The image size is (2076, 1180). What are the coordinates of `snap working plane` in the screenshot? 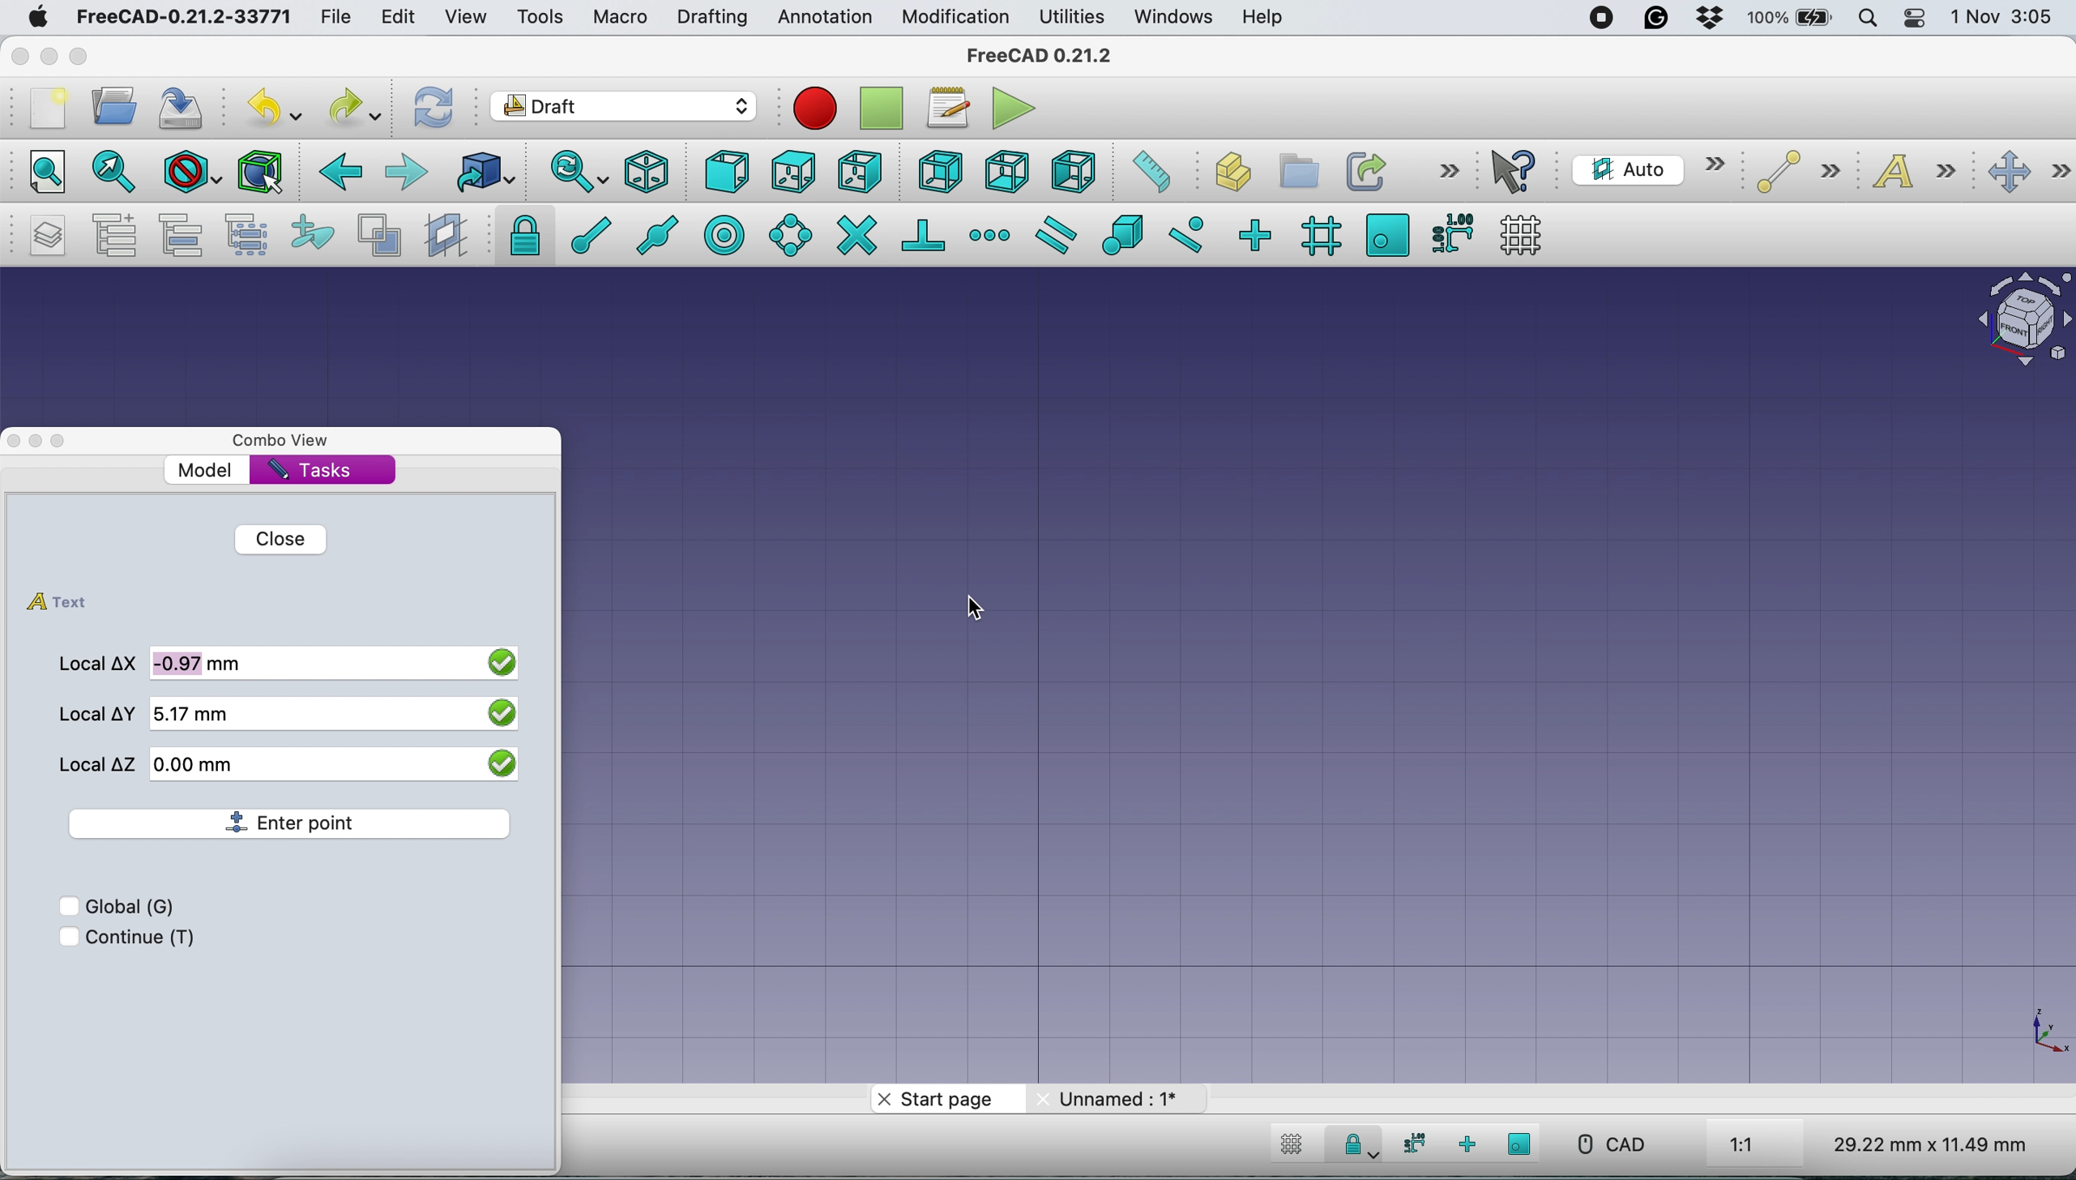 It's located at (1527, 1141).